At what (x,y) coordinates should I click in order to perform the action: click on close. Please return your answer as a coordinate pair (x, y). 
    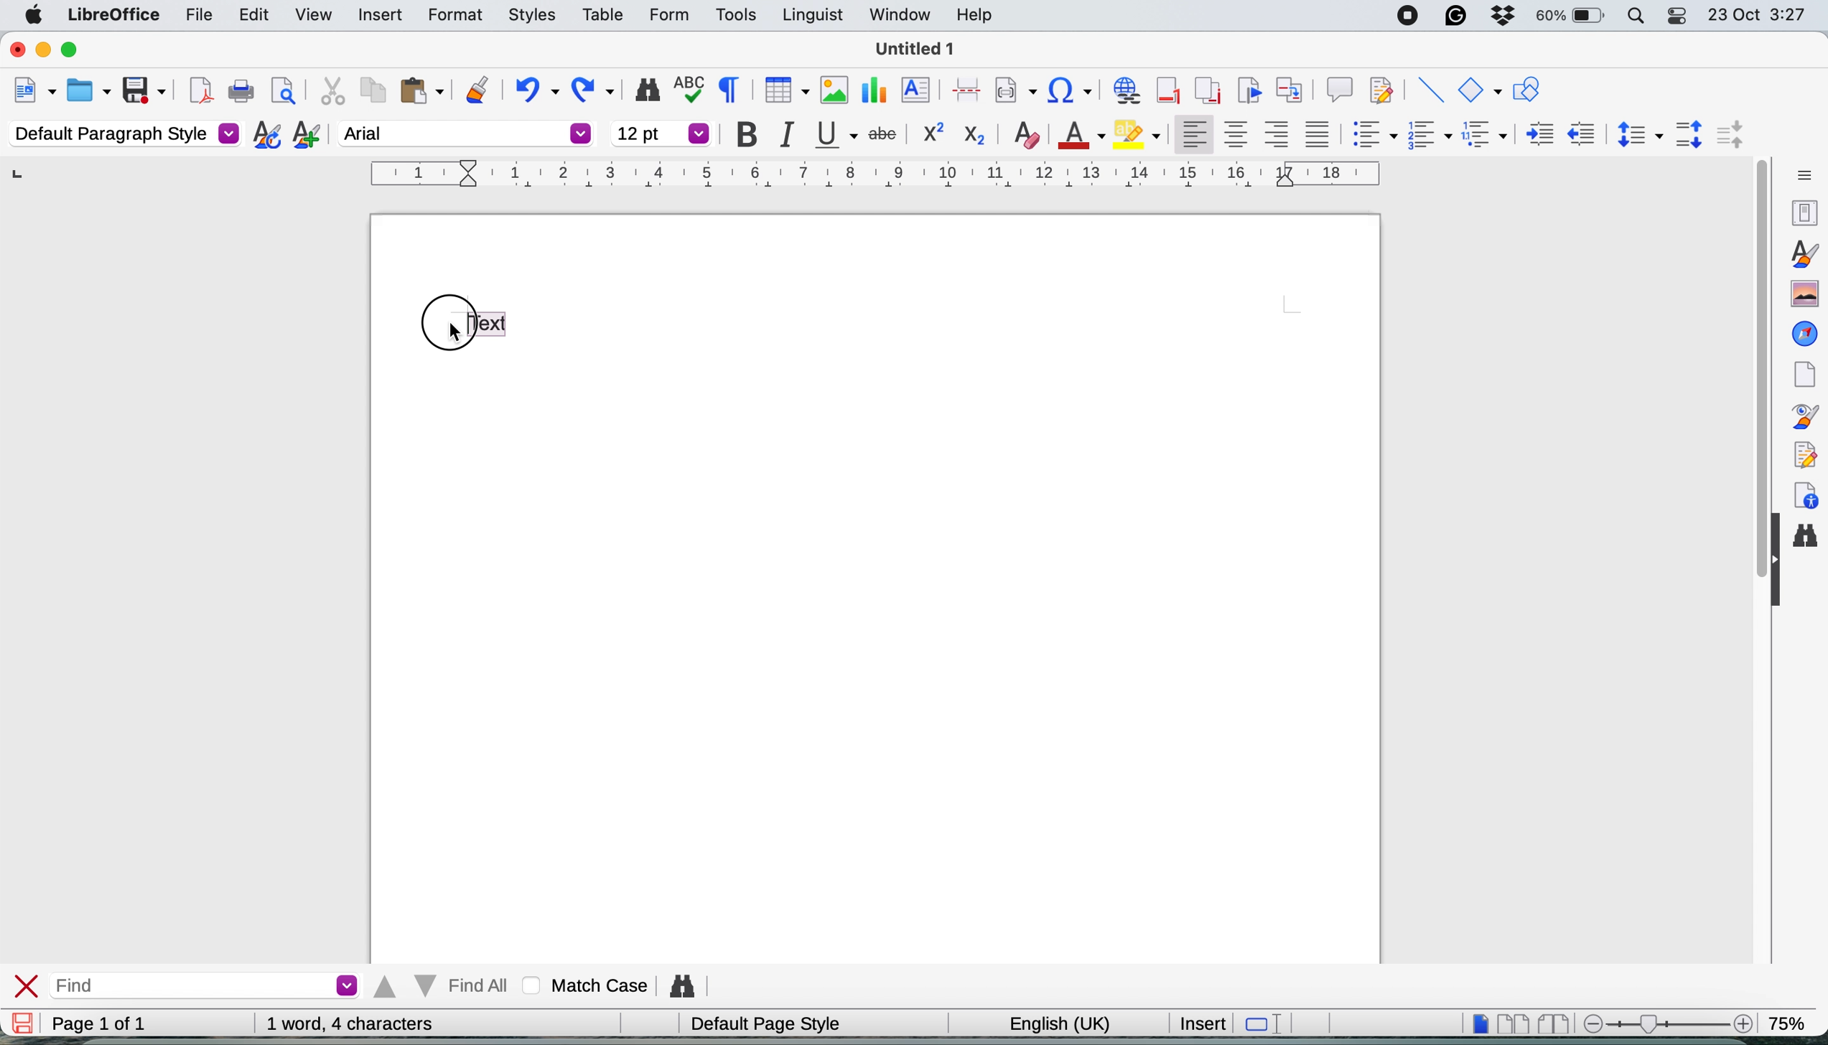
    Looking at the image, I should click on (28, 985).